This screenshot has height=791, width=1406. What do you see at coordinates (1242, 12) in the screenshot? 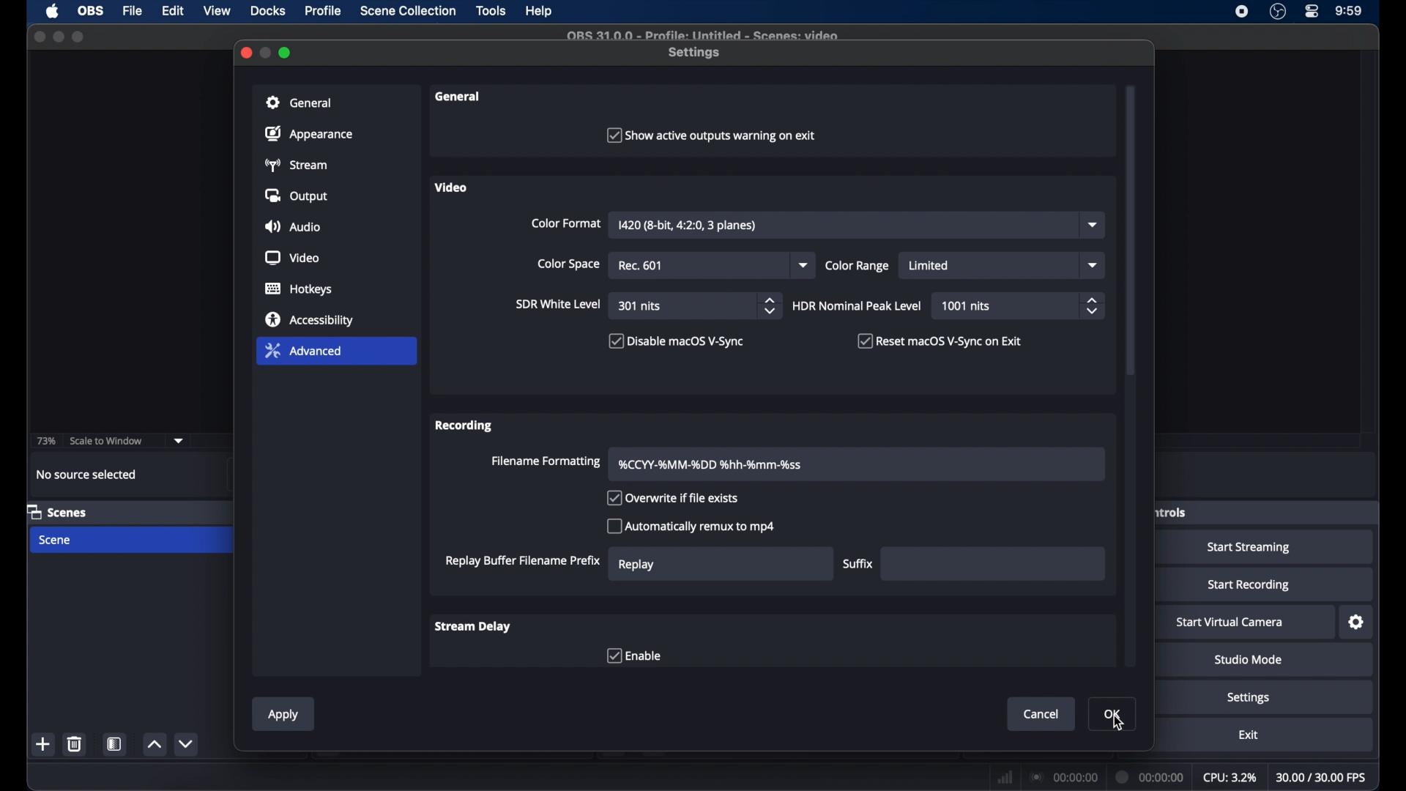
I see `screen recorder icon` at bounding box center [1242, 12].